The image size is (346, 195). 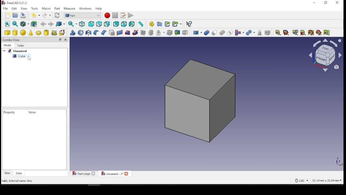 What do you see at coordinates (151, 24) in the screenshot?
I see `create part` at bounding box center [151, 24].